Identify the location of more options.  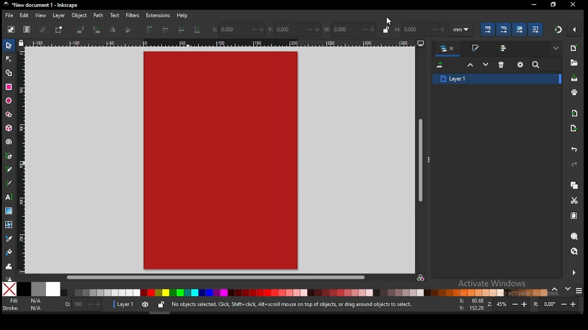
(430, 159).